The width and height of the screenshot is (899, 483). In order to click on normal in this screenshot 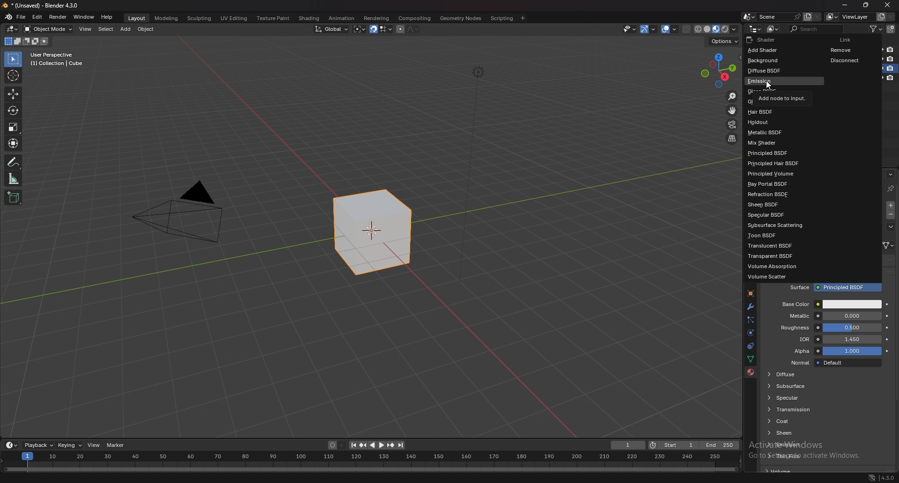, I will do `click(833, 363)`.